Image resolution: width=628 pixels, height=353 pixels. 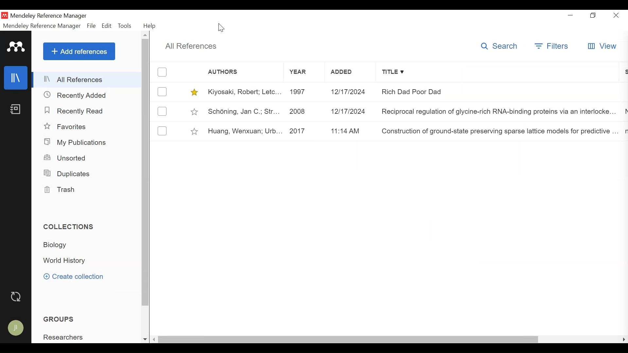 What do you see at coordinates (76, 277) in the screenshot?
I see `Create collection` at bounding box center [76, 277].